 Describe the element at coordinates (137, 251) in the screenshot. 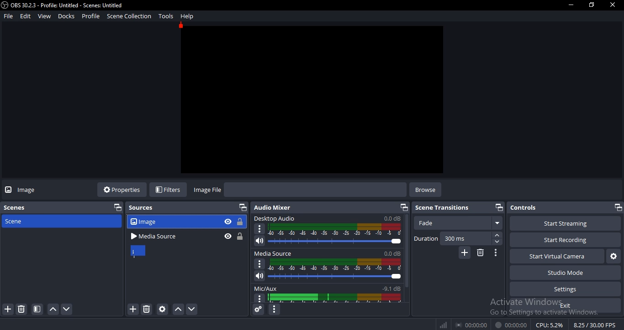

I see `cursor` at that location.